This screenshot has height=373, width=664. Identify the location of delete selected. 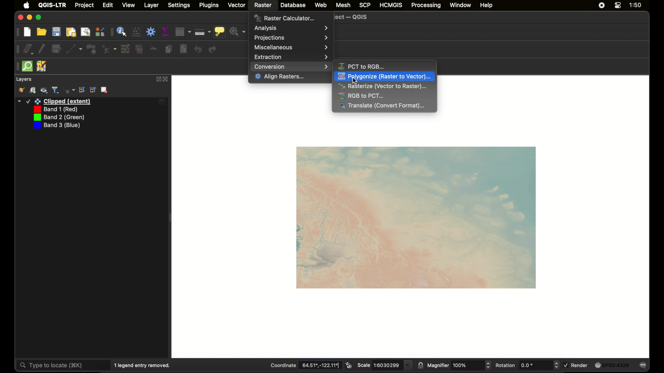
(139, 49).